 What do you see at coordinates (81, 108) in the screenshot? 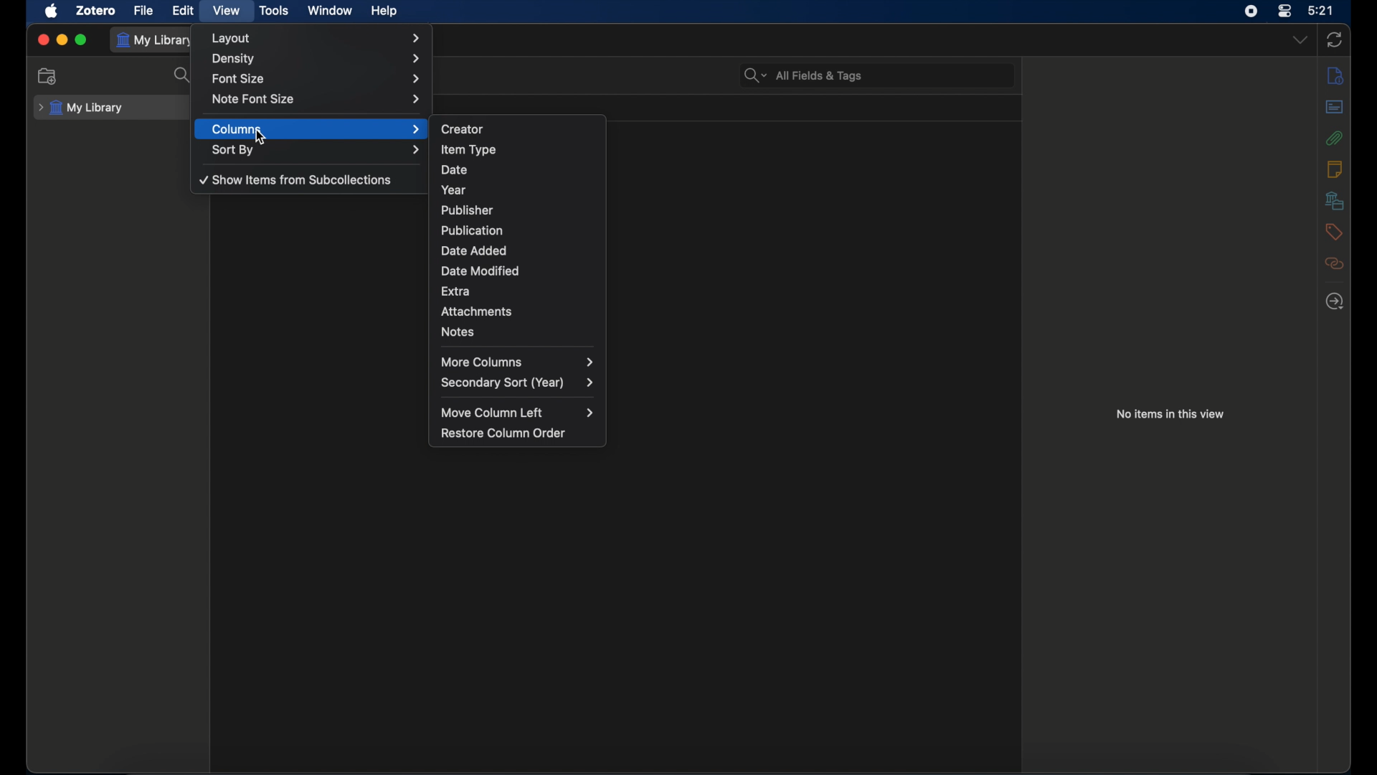
I see `my library` at bounding box center [81, 108].